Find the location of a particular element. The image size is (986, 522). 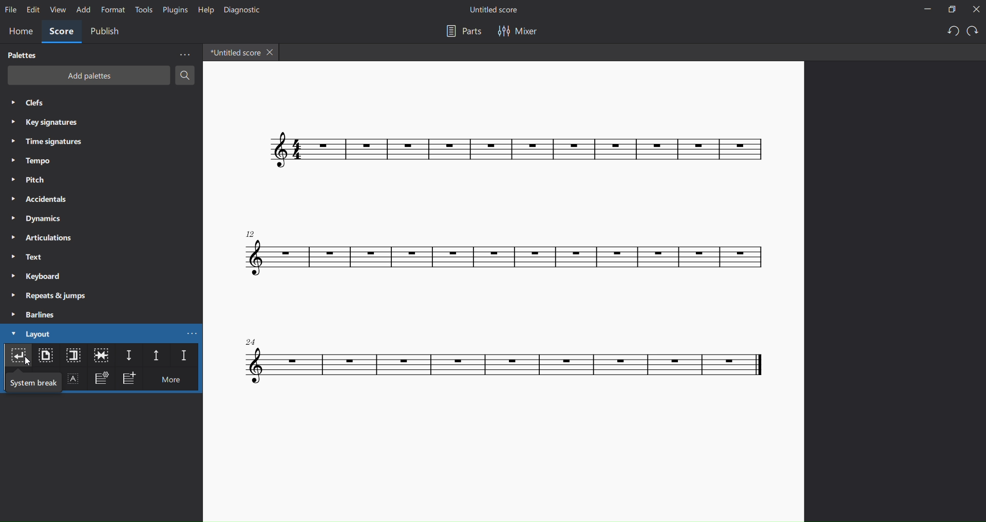

plugins is located at coordinates (173, 11).